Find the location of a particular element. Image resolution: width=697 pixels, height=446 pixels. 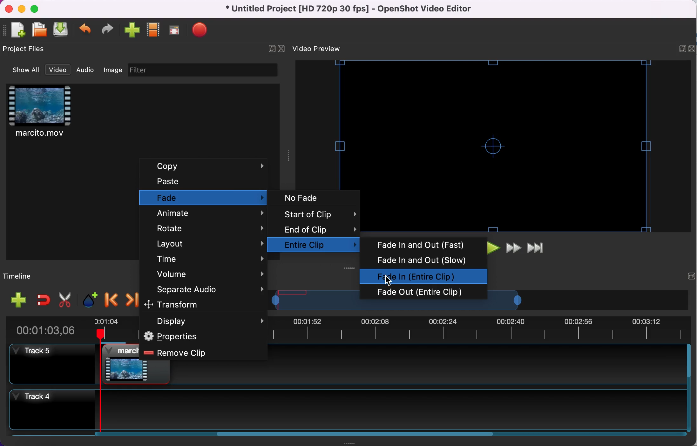

close is located at coordinates (283, 49).